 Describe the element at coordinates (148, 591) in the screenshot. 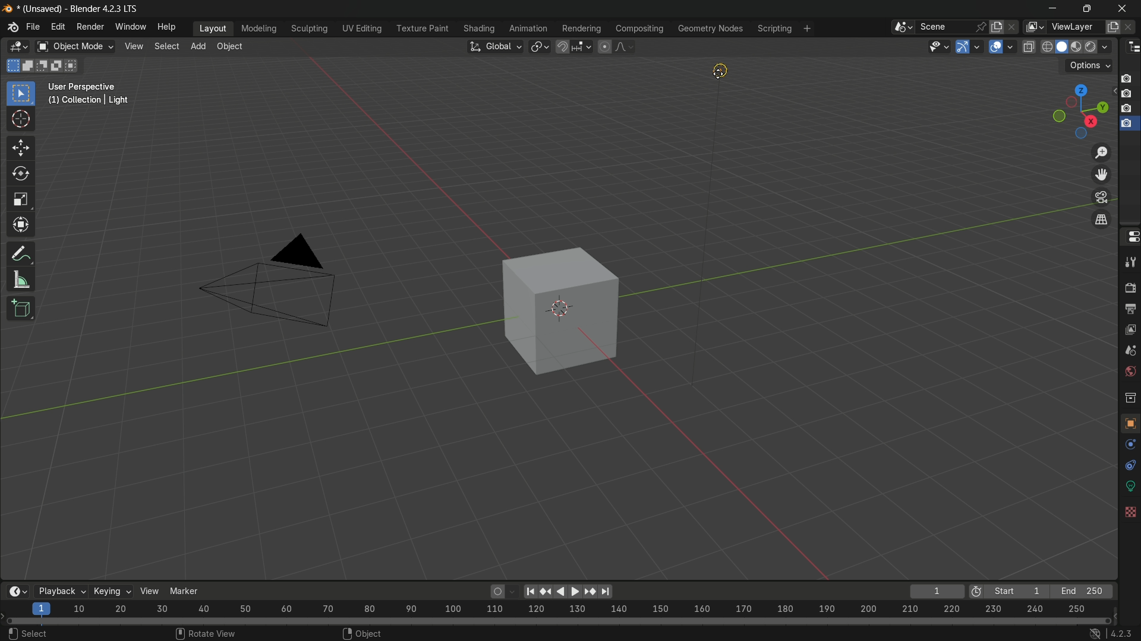

I see `view` at that location.